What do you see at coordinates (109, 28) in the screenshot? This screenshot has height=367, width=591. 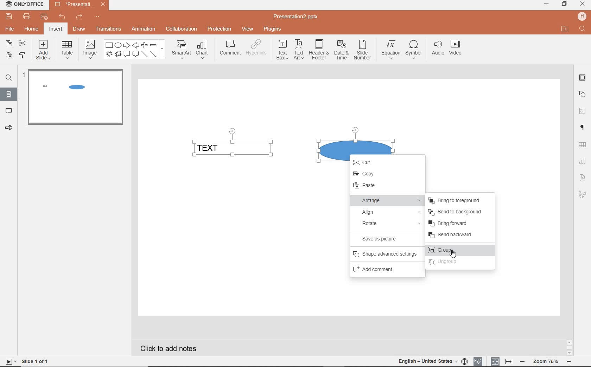 I see `transitions` at bounding box center [109, 28].